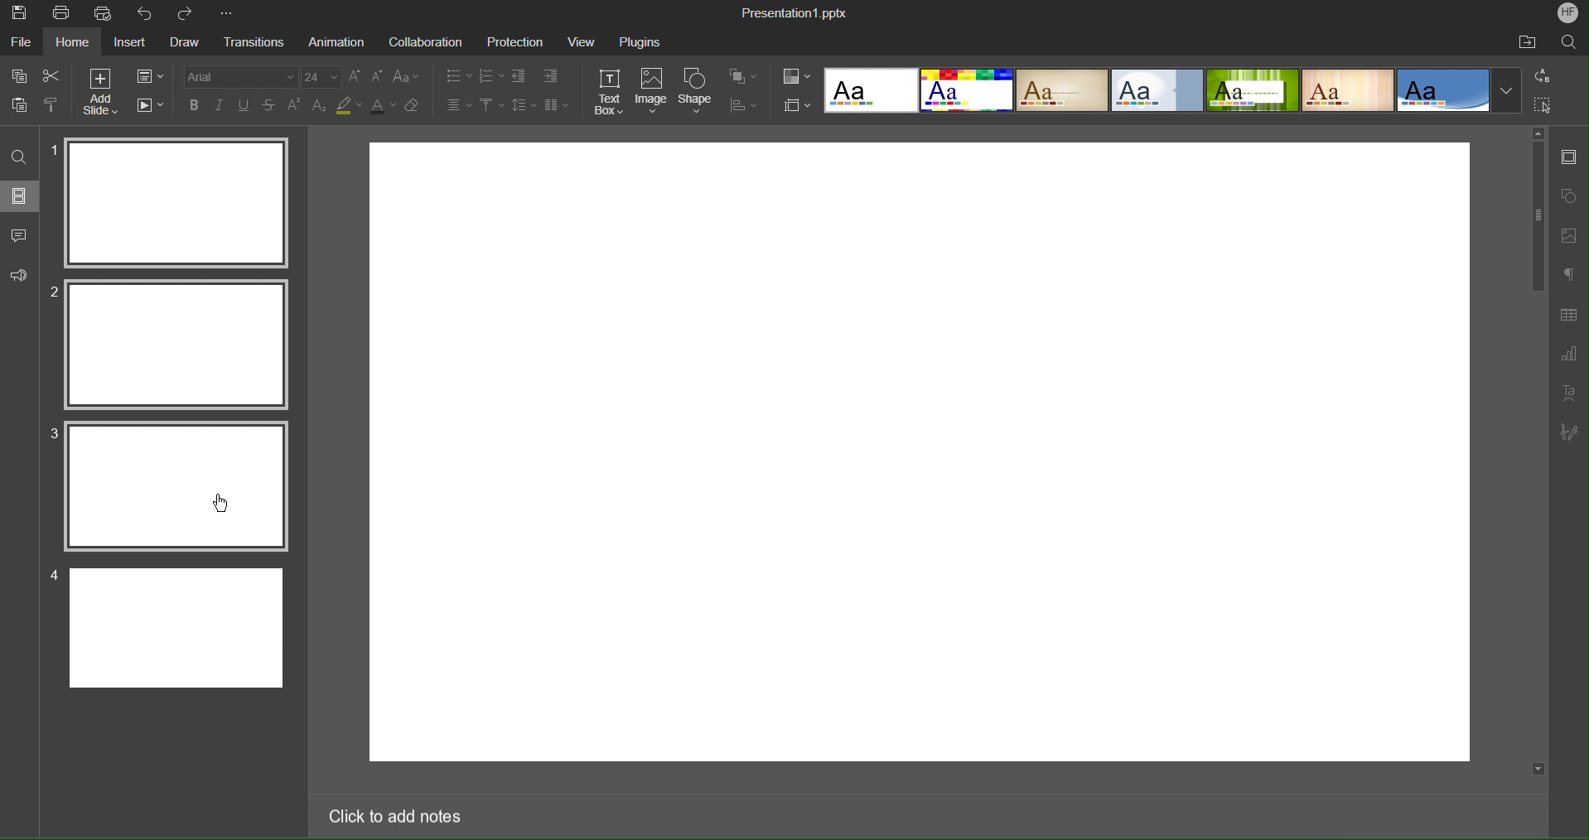 This screenshot has width=1589, height=840. Describe the element at coordinates (1570, 157) in the screenshot. I see `Slide Settings` at that location.